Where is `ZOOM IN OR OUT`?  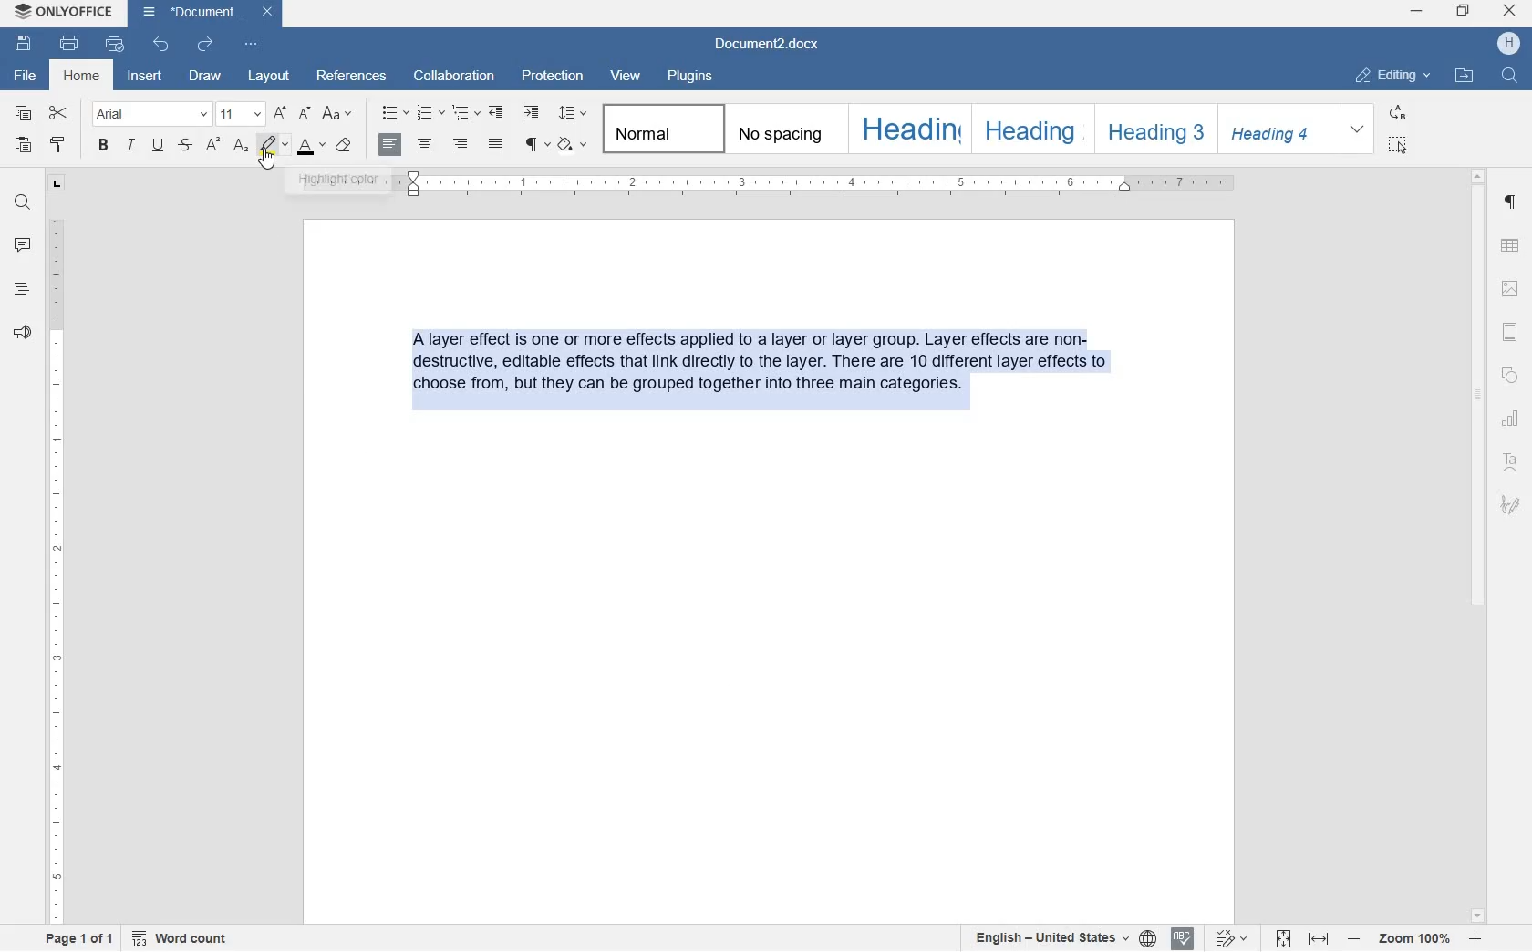
ZOOM IN OR OUT is located at coordinates (1414, 941).